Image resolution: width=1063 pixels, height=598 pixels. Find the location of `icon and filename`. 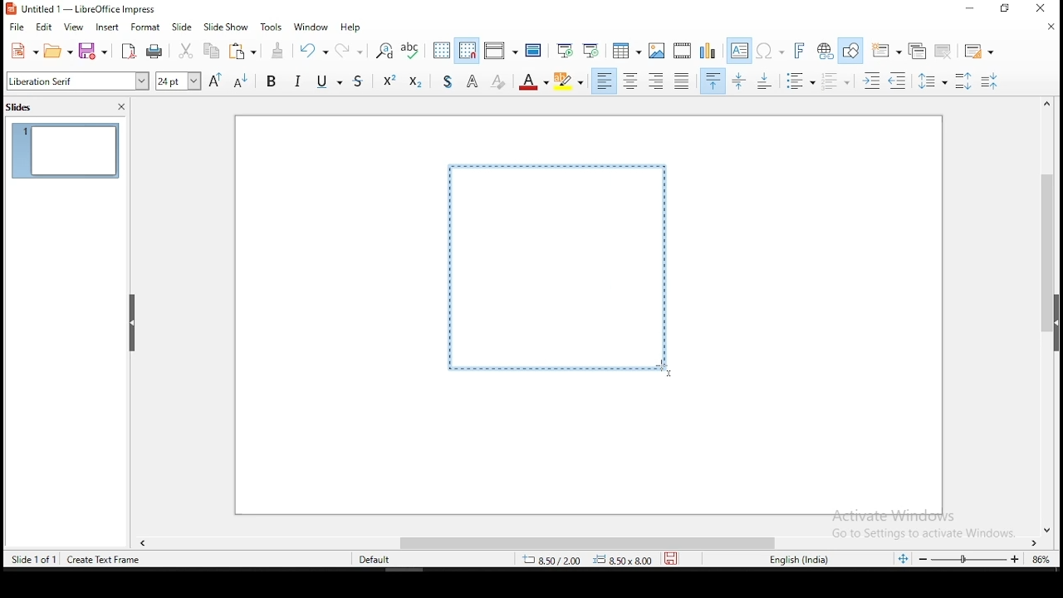

icon and filename is located at coordinates (86, 10).